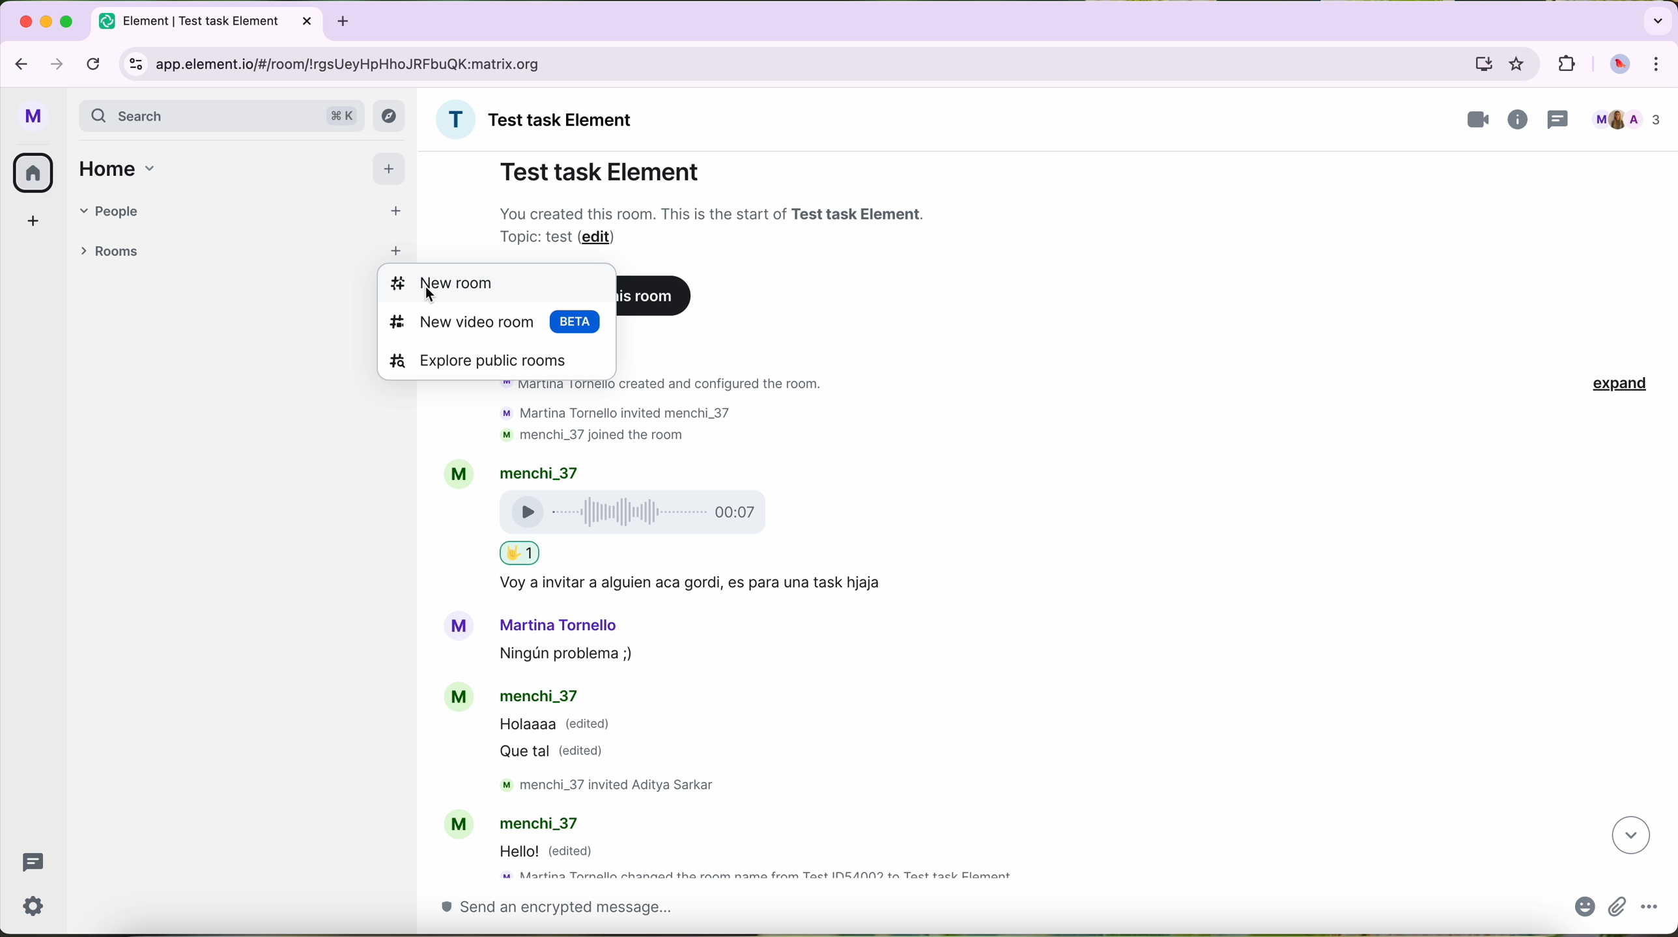 The image size is (1678, 937). I want to click on navigate foward, so click(57, 63).